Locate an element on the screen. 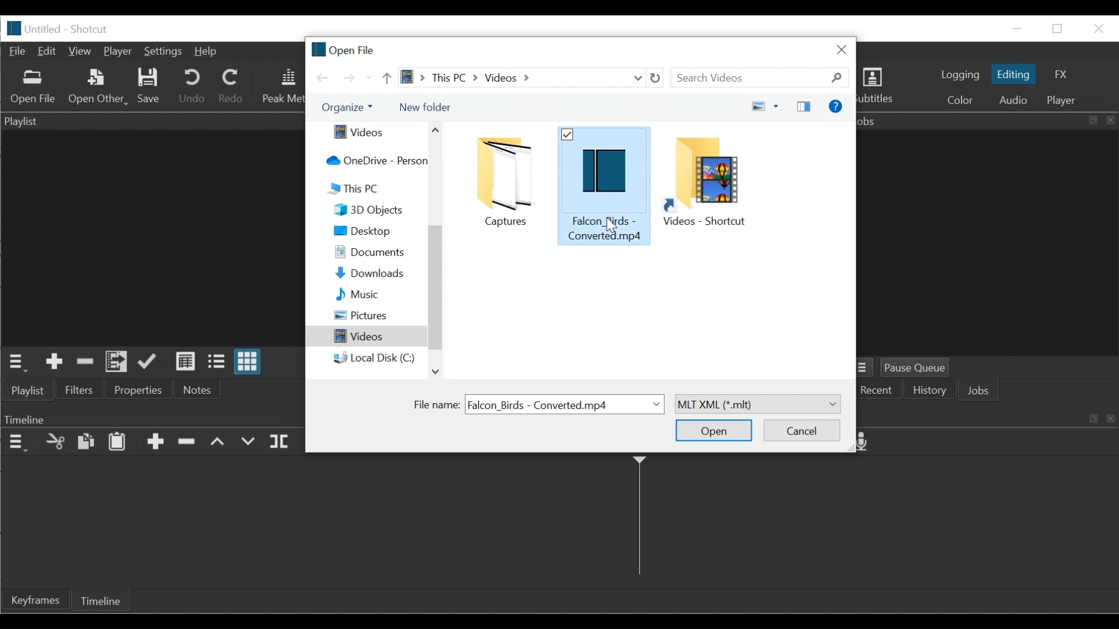  Notes is located at coordinates (197, 389).